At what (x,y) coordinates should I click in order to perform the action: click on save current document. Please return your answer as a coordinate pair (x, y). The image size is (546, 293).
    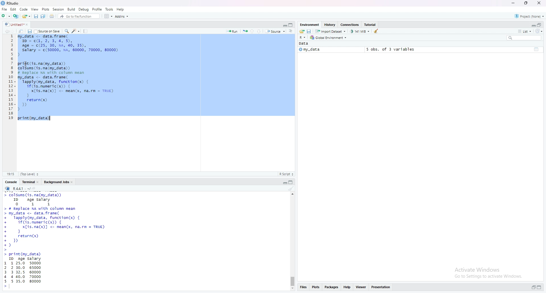
    Looking at the image, I should click on (36, 16).